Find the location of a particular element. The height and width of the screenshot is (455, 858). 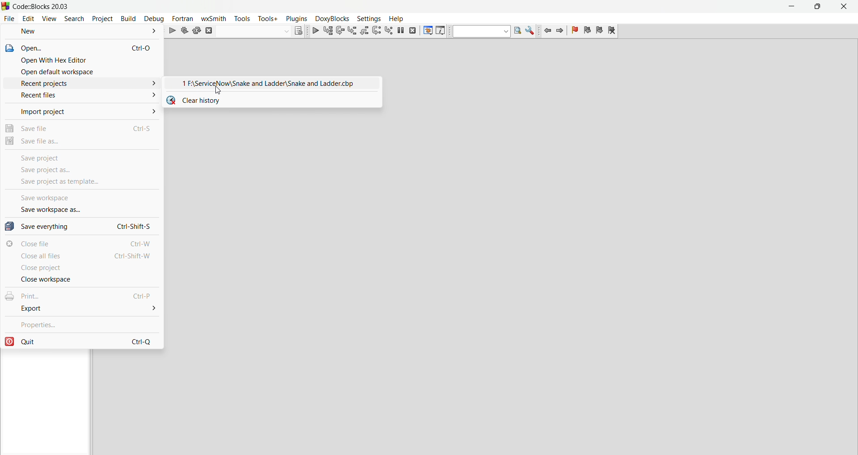

search is located at coordinates (76, 19).